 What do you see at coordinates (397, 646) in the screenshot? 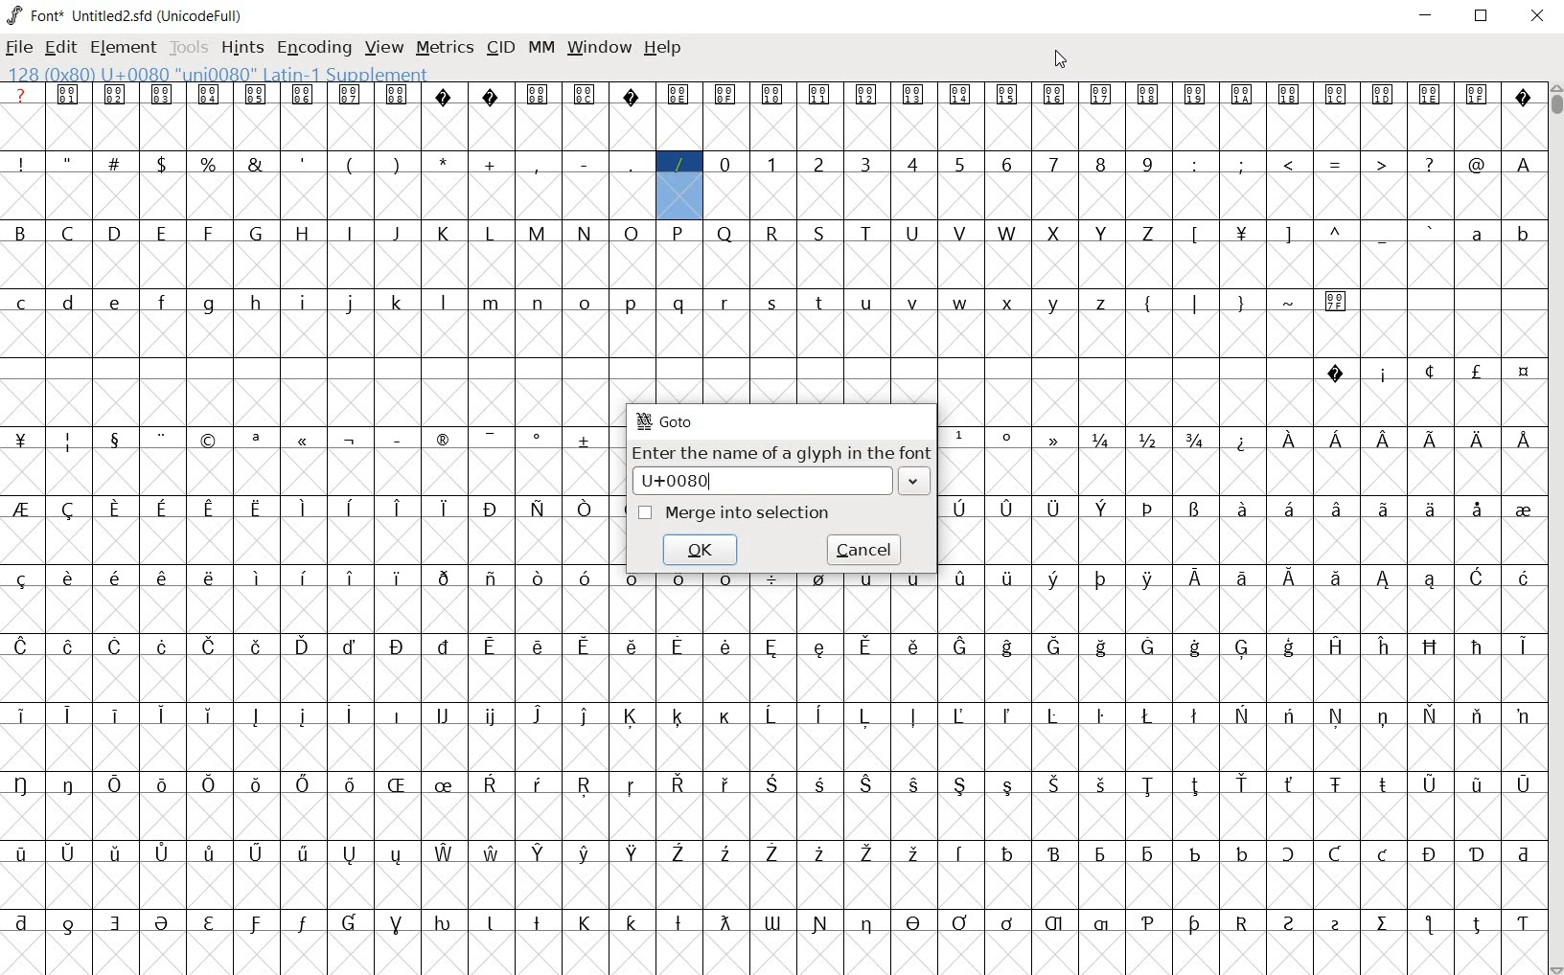
I see `glyph` at bounding box center [397, 646].